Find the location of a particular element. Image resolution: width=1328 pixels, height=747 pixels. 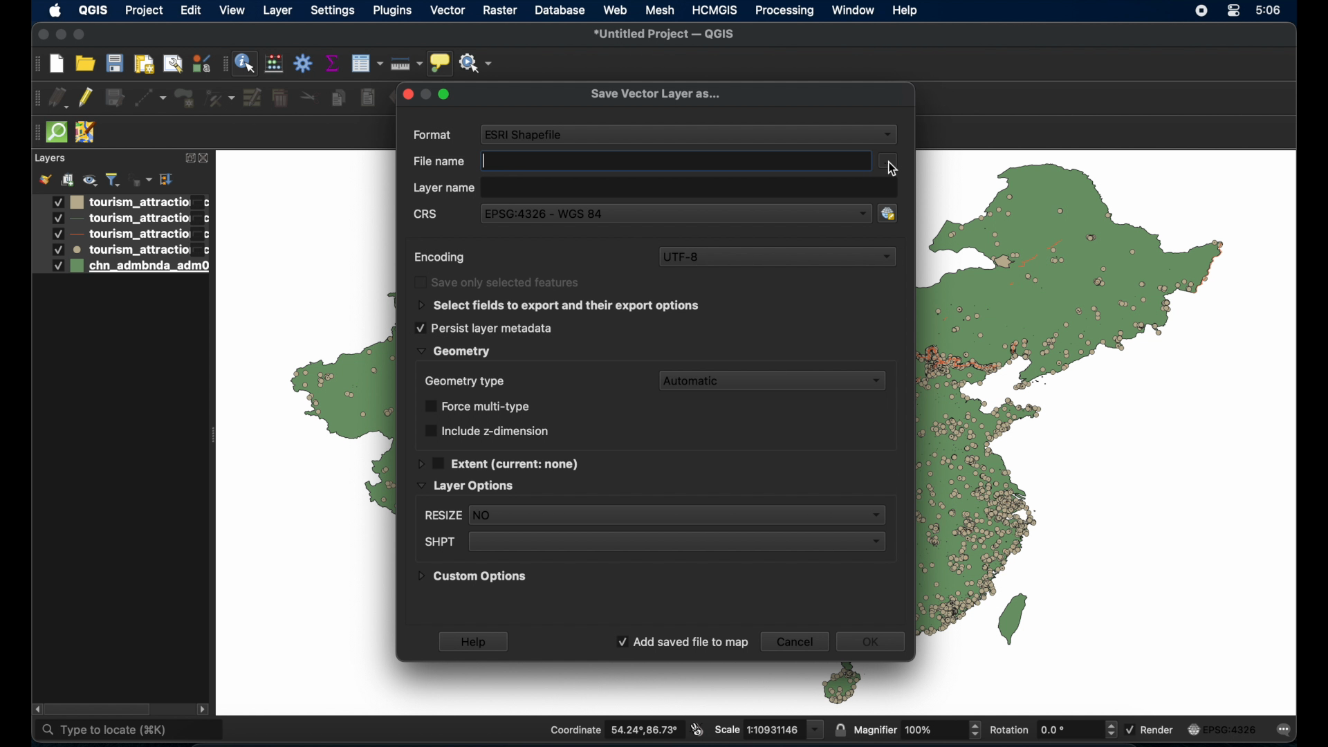

select fields to export options is located at coordinates (560, 306).